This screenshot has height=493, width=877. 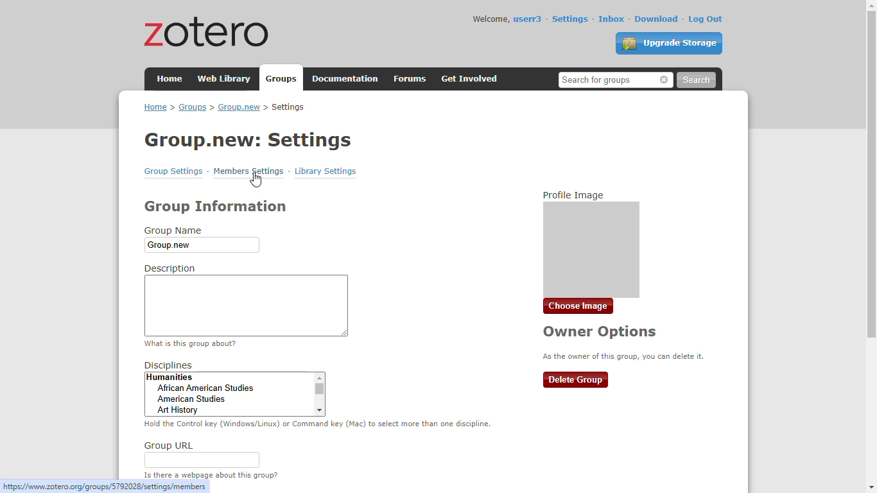 What do you see at coordinates (345, 79) in the screenshot?
I see `documentation` at bounding box center [345, 79].